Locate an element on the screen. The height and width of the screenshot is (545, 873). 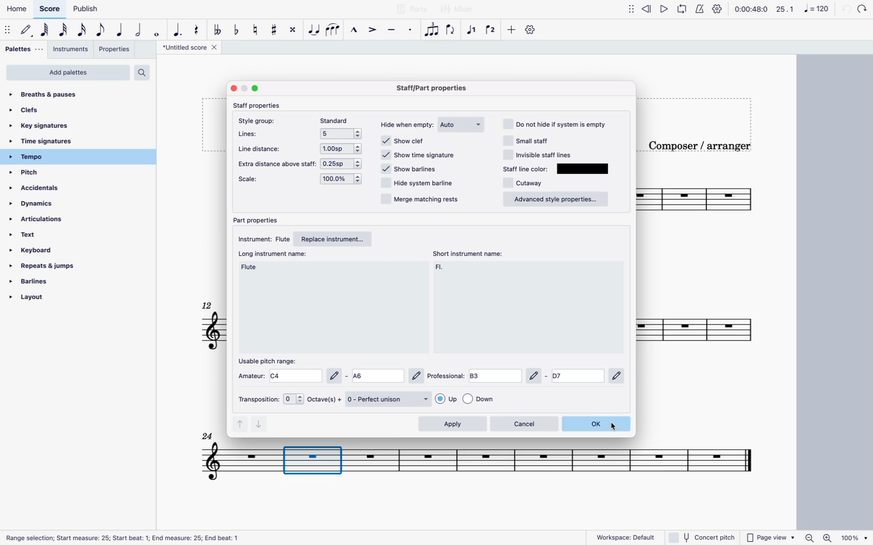
home is located at coordinates (18, 10).